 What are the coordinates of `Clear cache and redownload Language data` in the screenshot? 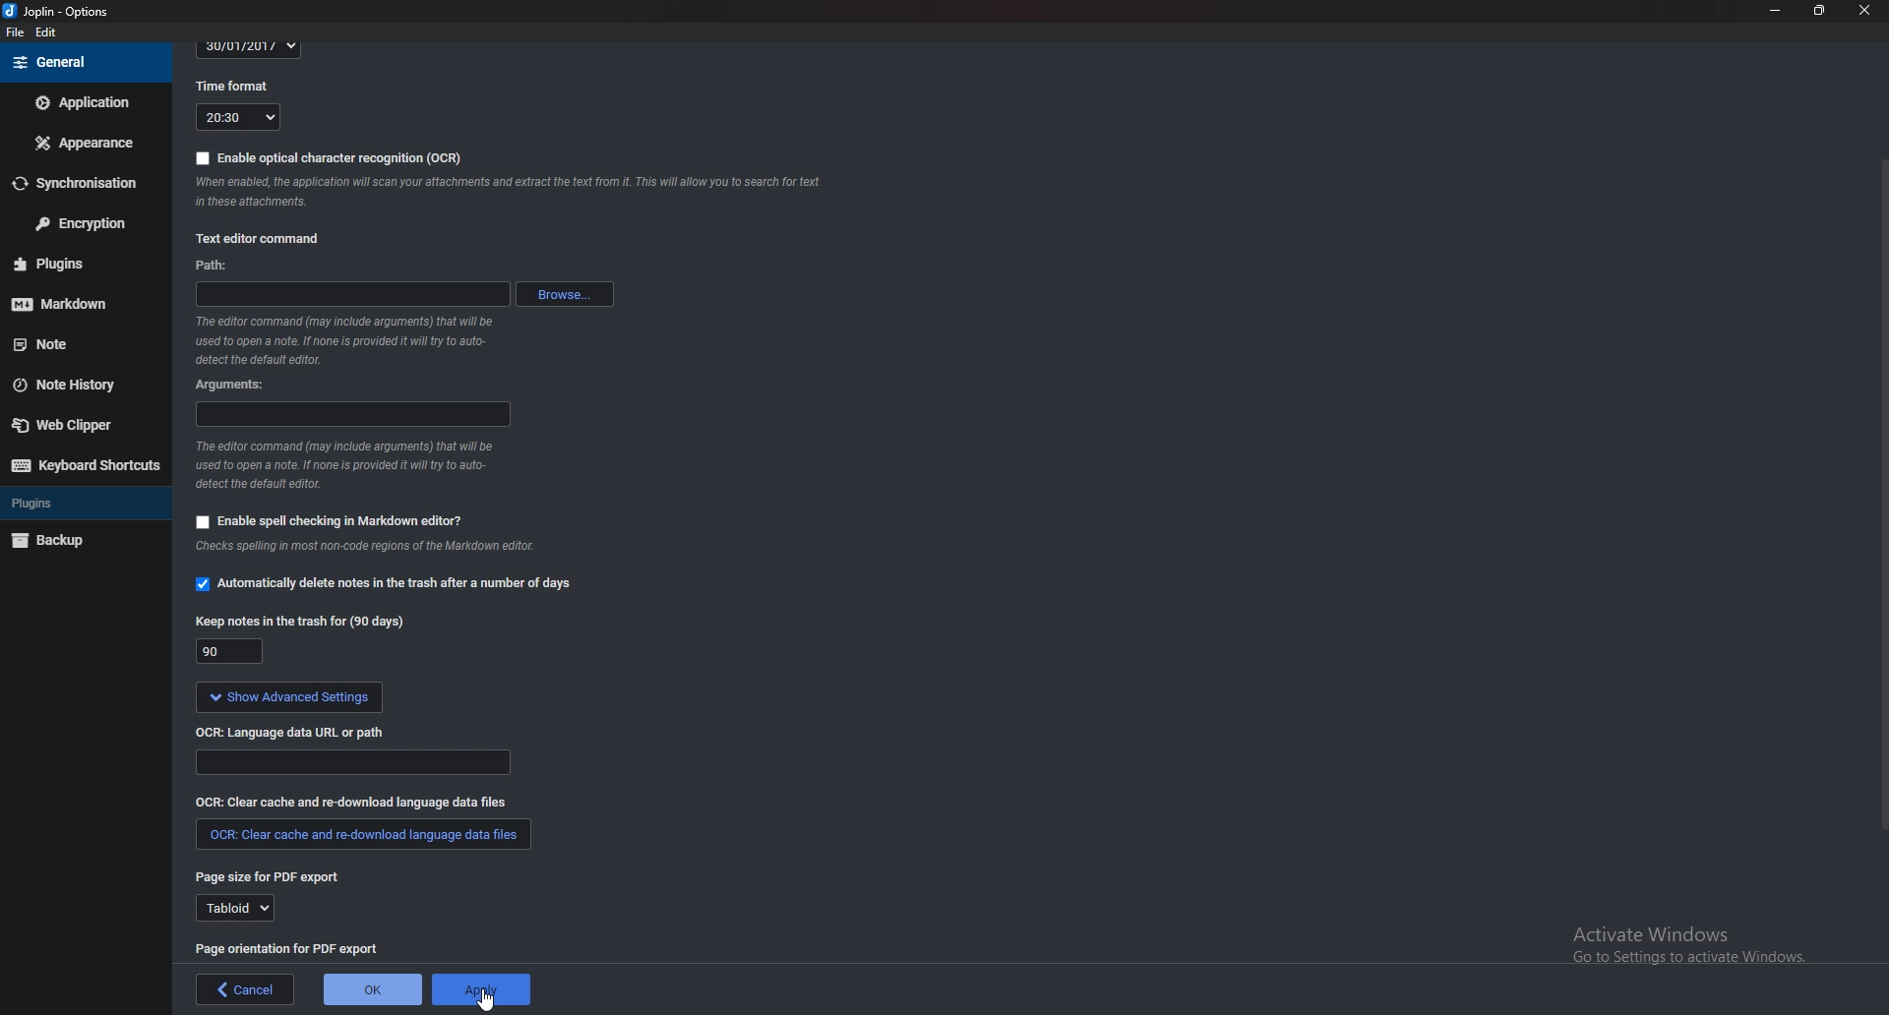 It's located at (358, 801).